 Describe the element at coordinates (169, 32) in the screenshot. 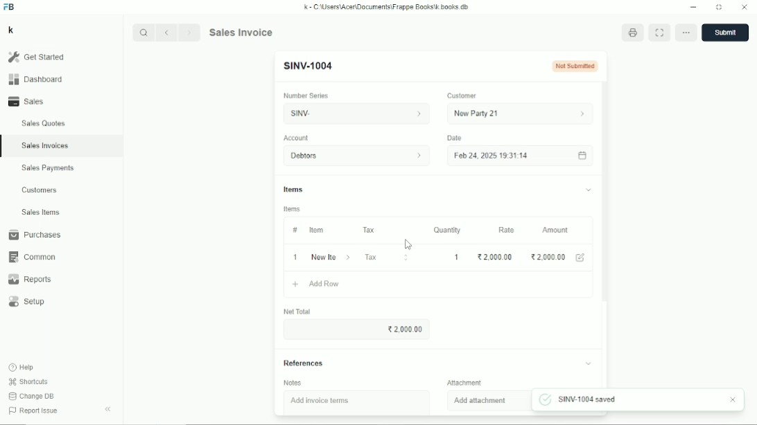

I see `Backward` at that location.